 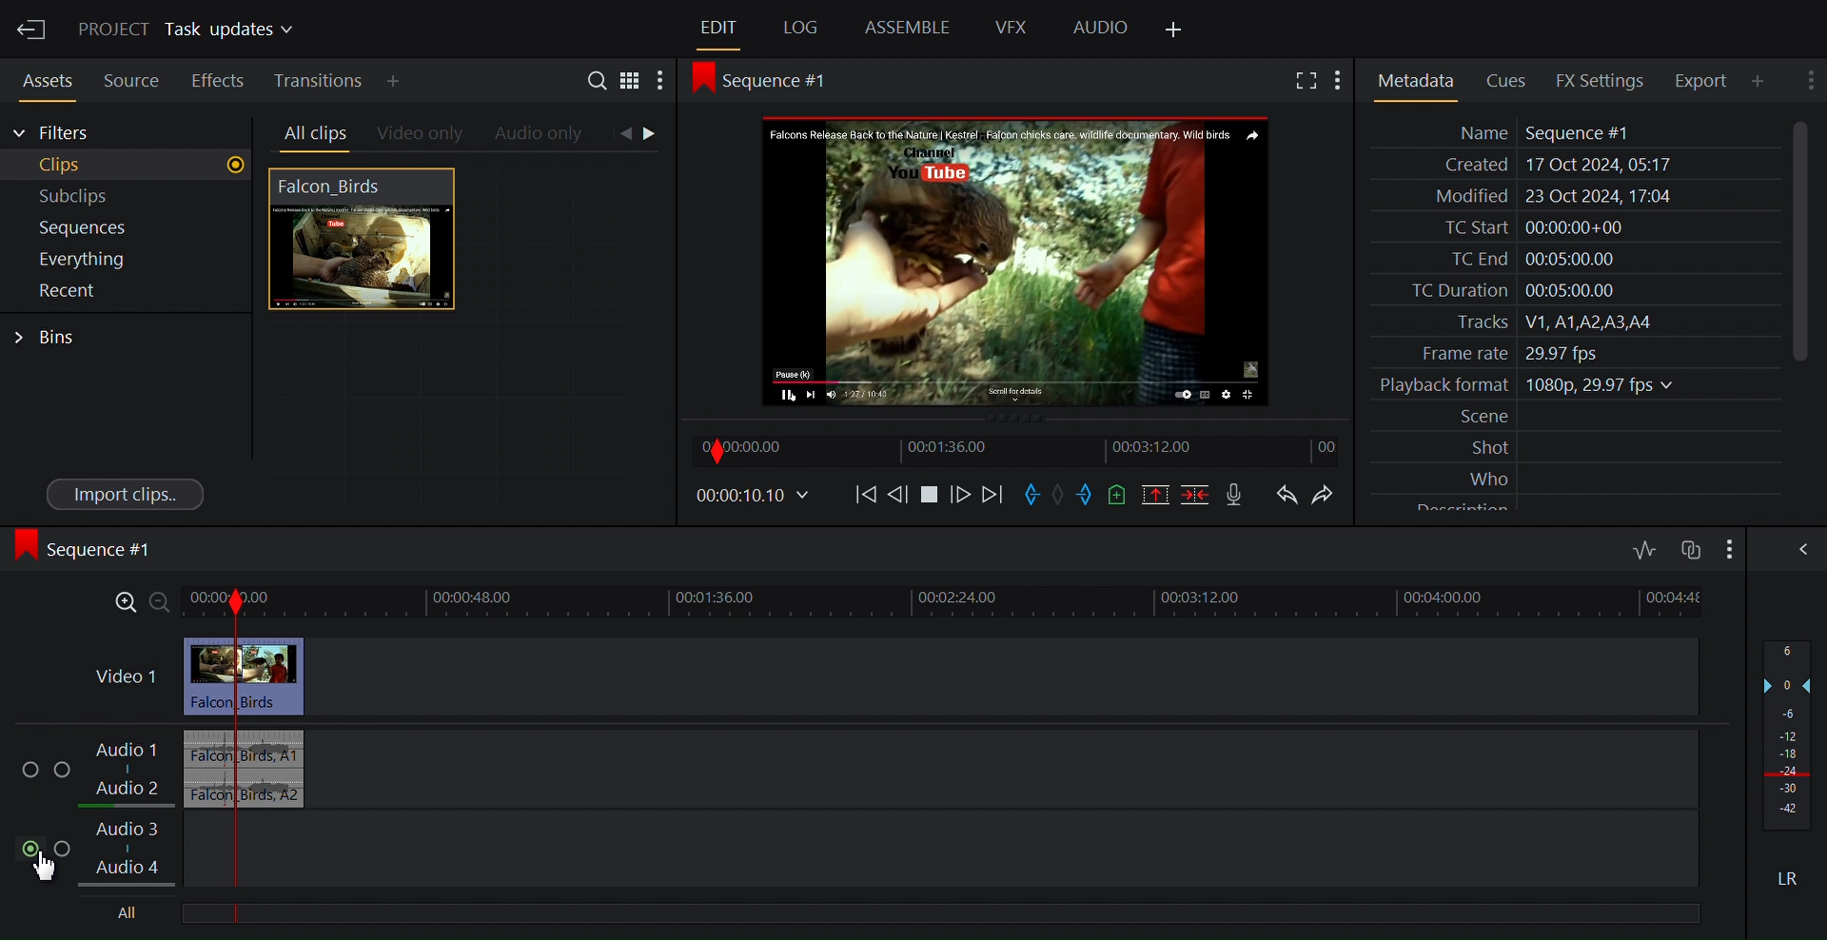 I want to click on Audio 4, so click(x=137, y=871).